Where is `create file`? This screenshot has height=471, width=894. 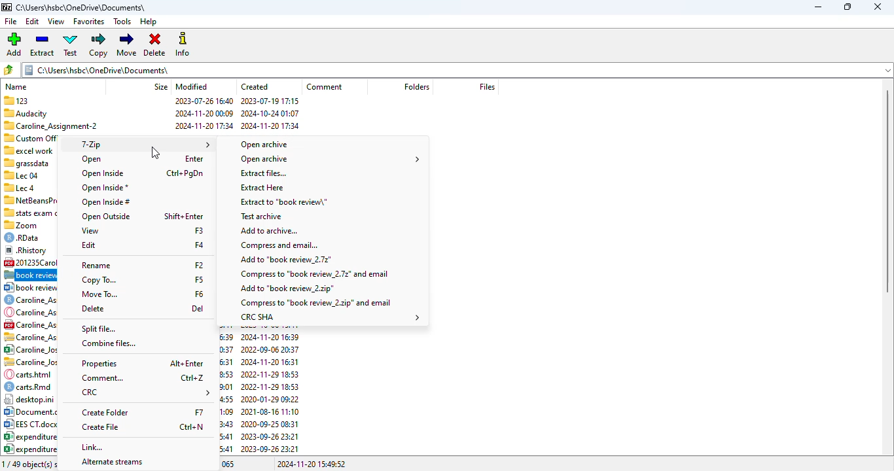
create file is located at coordinates (101, 427).